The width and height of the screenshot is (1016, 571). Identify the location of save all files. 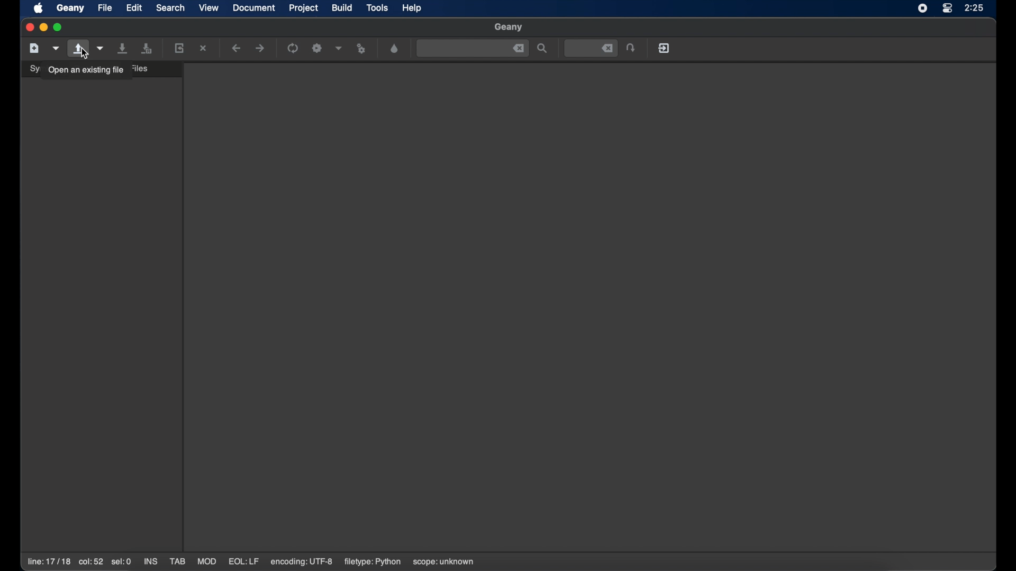
(147, 49).